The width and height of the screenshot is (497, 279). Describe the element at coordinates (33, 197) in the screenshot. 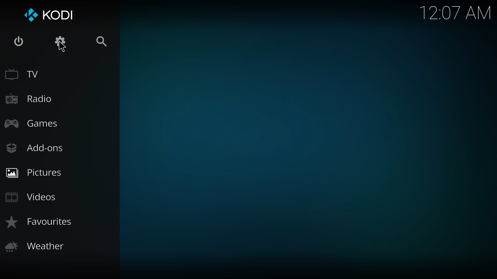

I see `videos` at that location.